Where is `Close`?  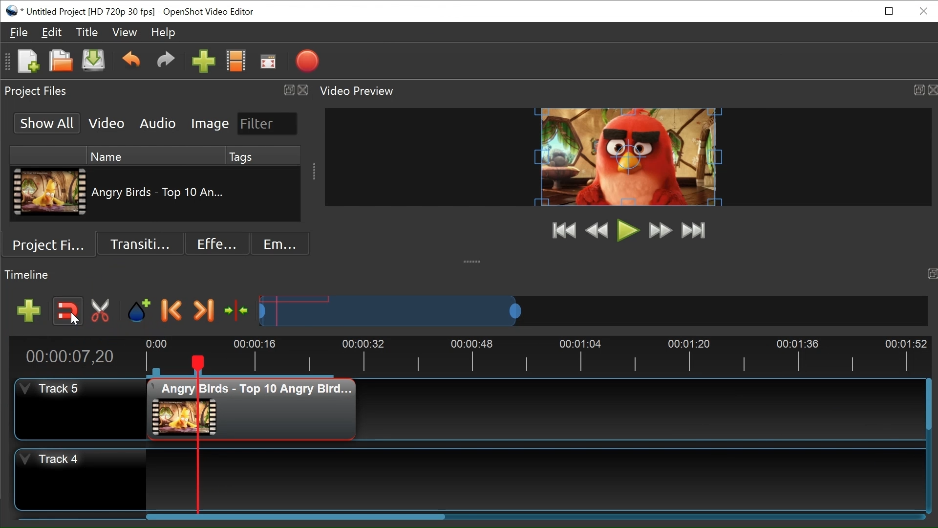 Close is located at coordinates (890, 11).